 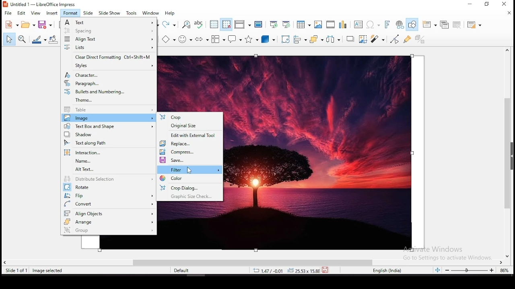 I want to click on spell check, so click(x=200, y=24).